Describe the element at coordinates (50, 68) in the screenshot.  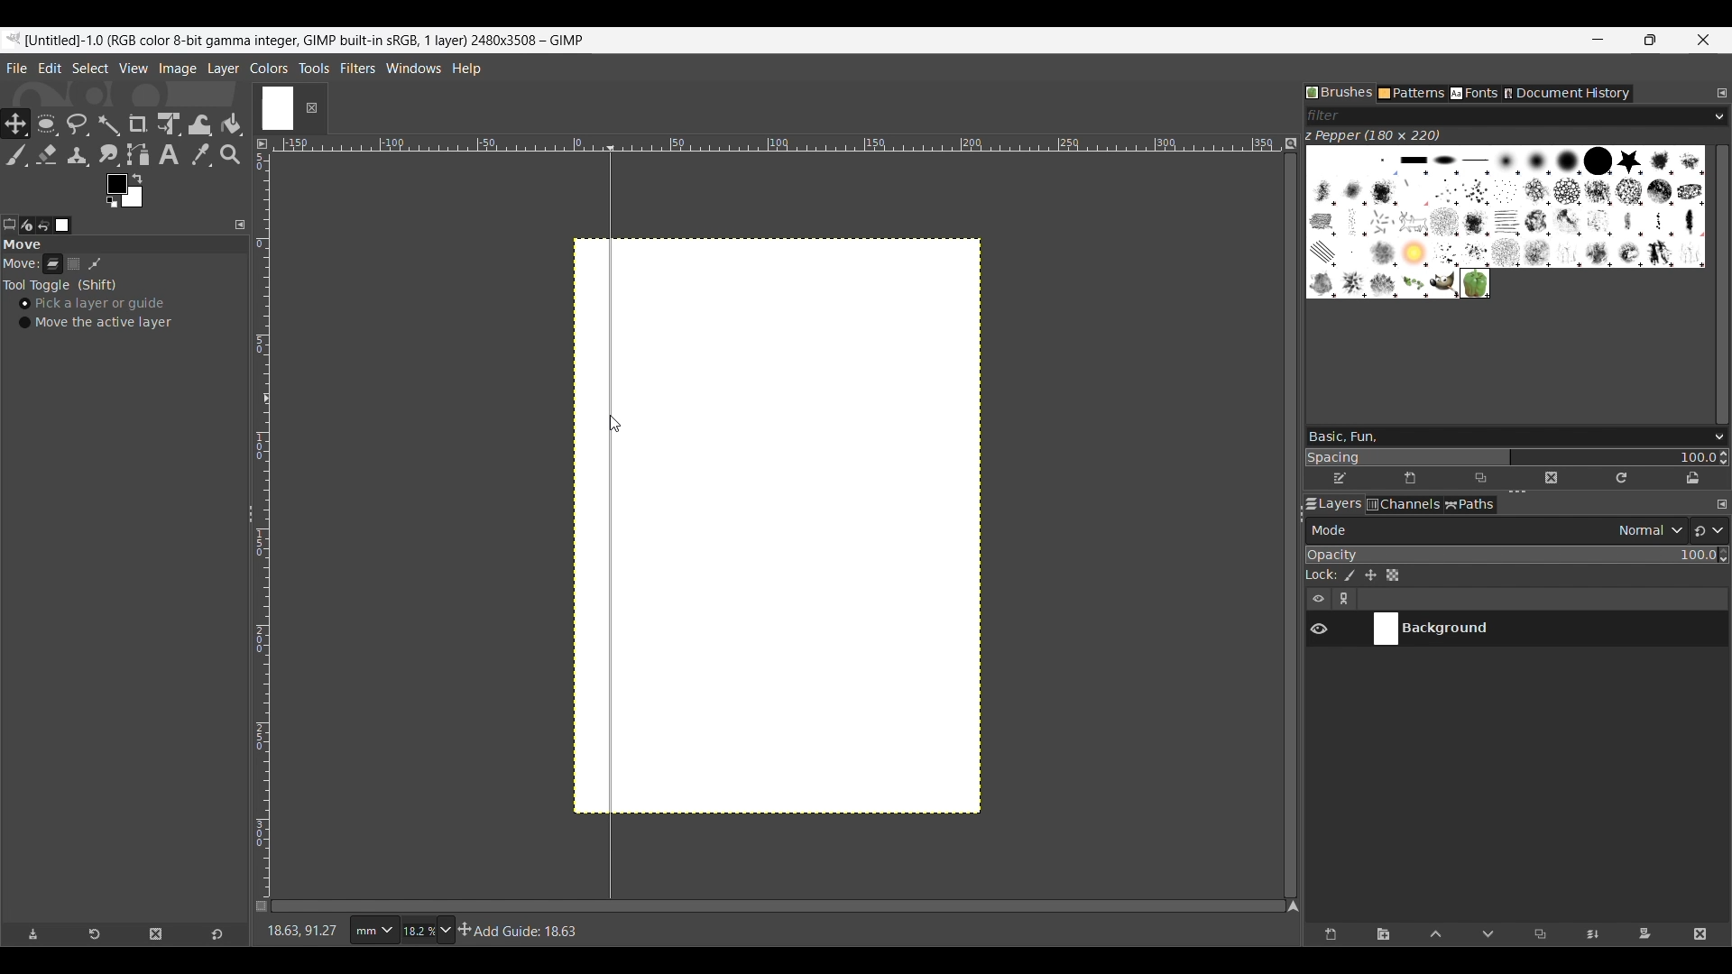
I see `Edit menu` at that location.